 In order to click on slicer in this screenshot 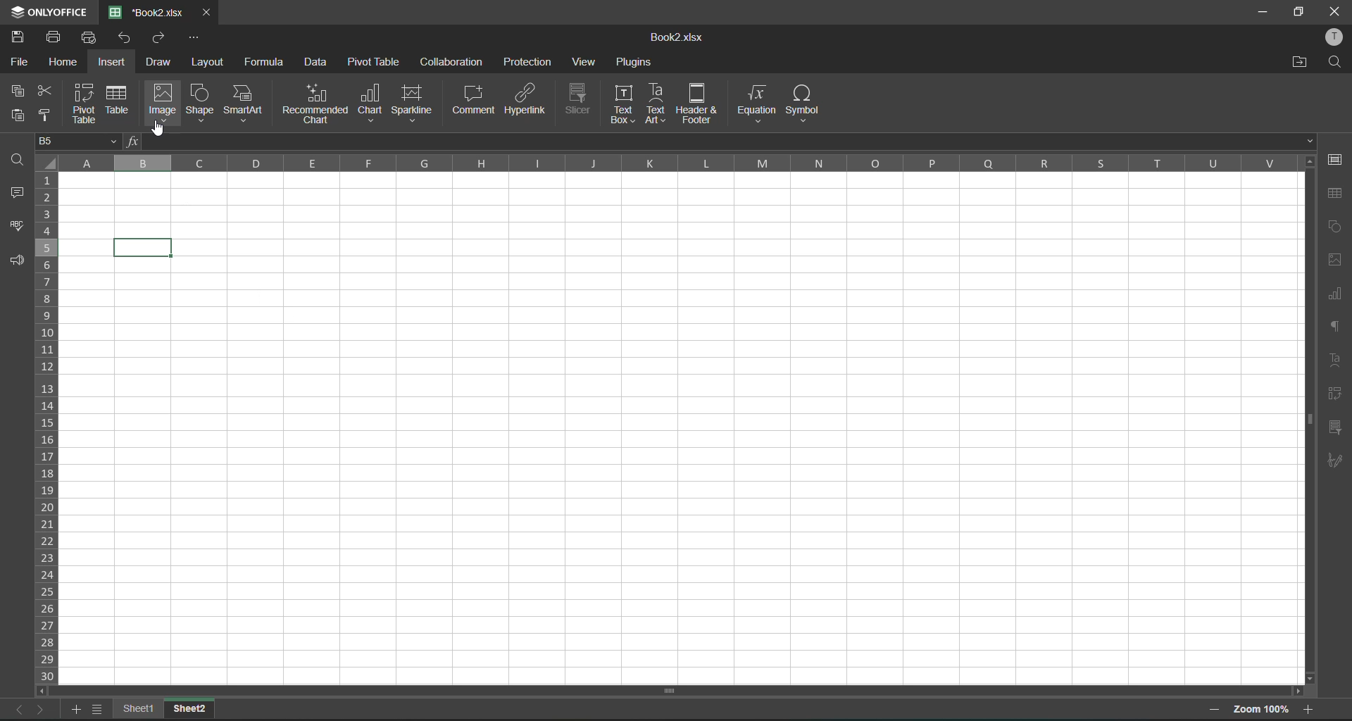, I will do `click(1336, 429)`.